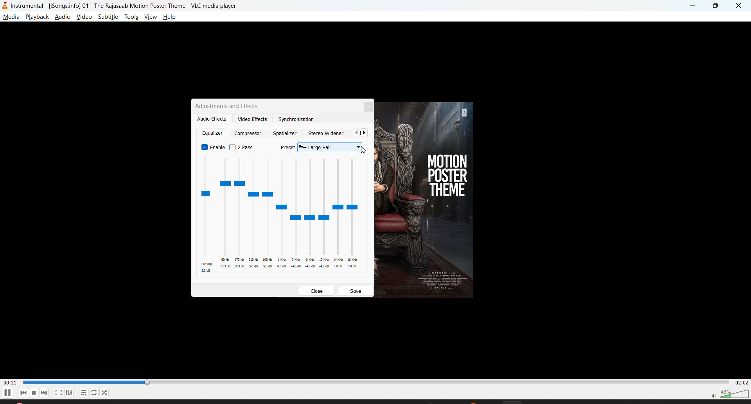 The height and width of the screenshot is (404, 751). I want to click on close, so click(316, 291).